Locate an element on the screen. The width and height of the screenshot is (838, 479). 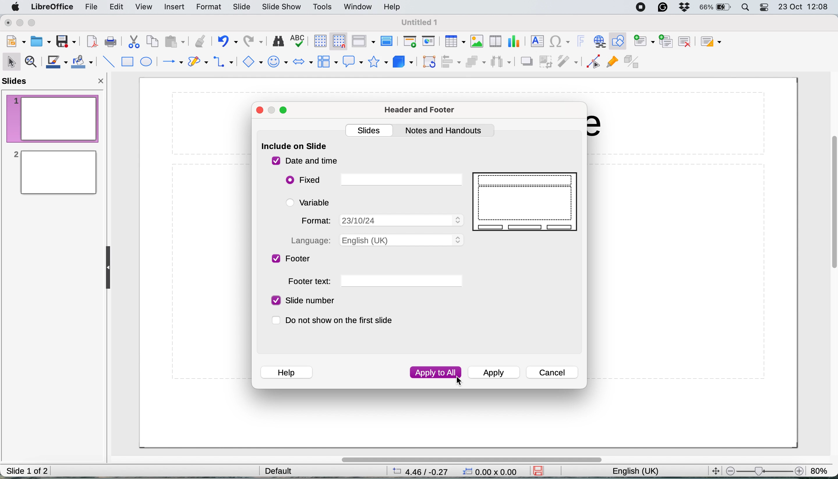
english(UK) is located at coordinates (642, 471).